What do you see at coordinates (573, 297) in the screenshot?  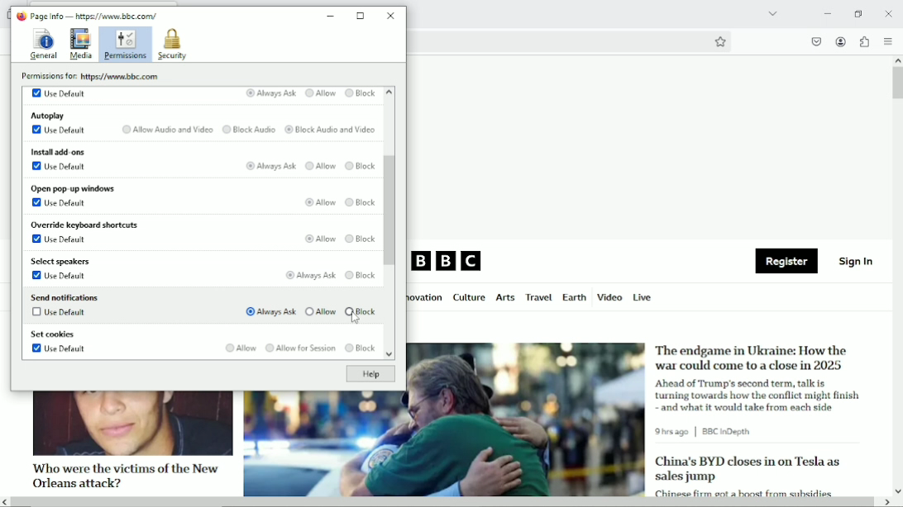 I see `Earth` at bounding box center [573, 297].